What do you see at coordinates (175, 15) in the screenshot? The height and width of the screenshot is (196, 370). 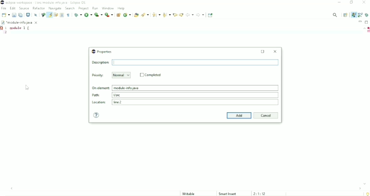 I see `Previous edit location` at bounding box center [175, 15].